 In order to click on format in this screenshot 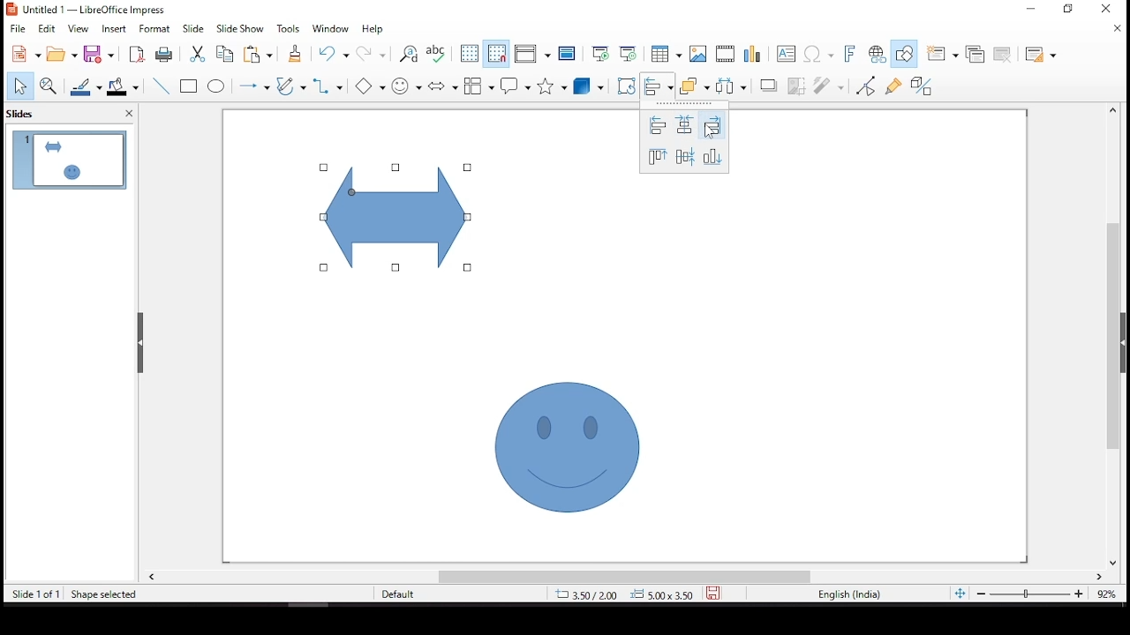, I will do `click(157, 29)`.